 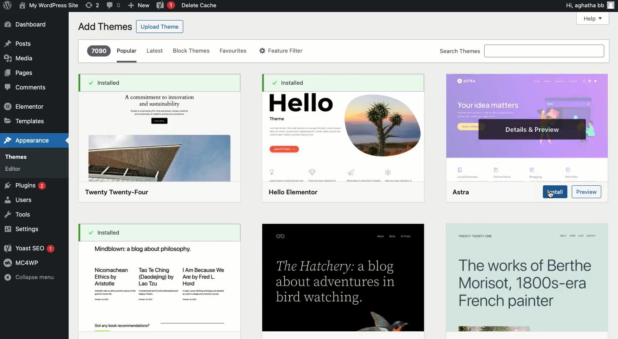 What do you see at coordinates (343, 278) in the screenshot?
I see `The Hatchery: a blogabout adventures inbird watching.` at bounding box center [343, 278].